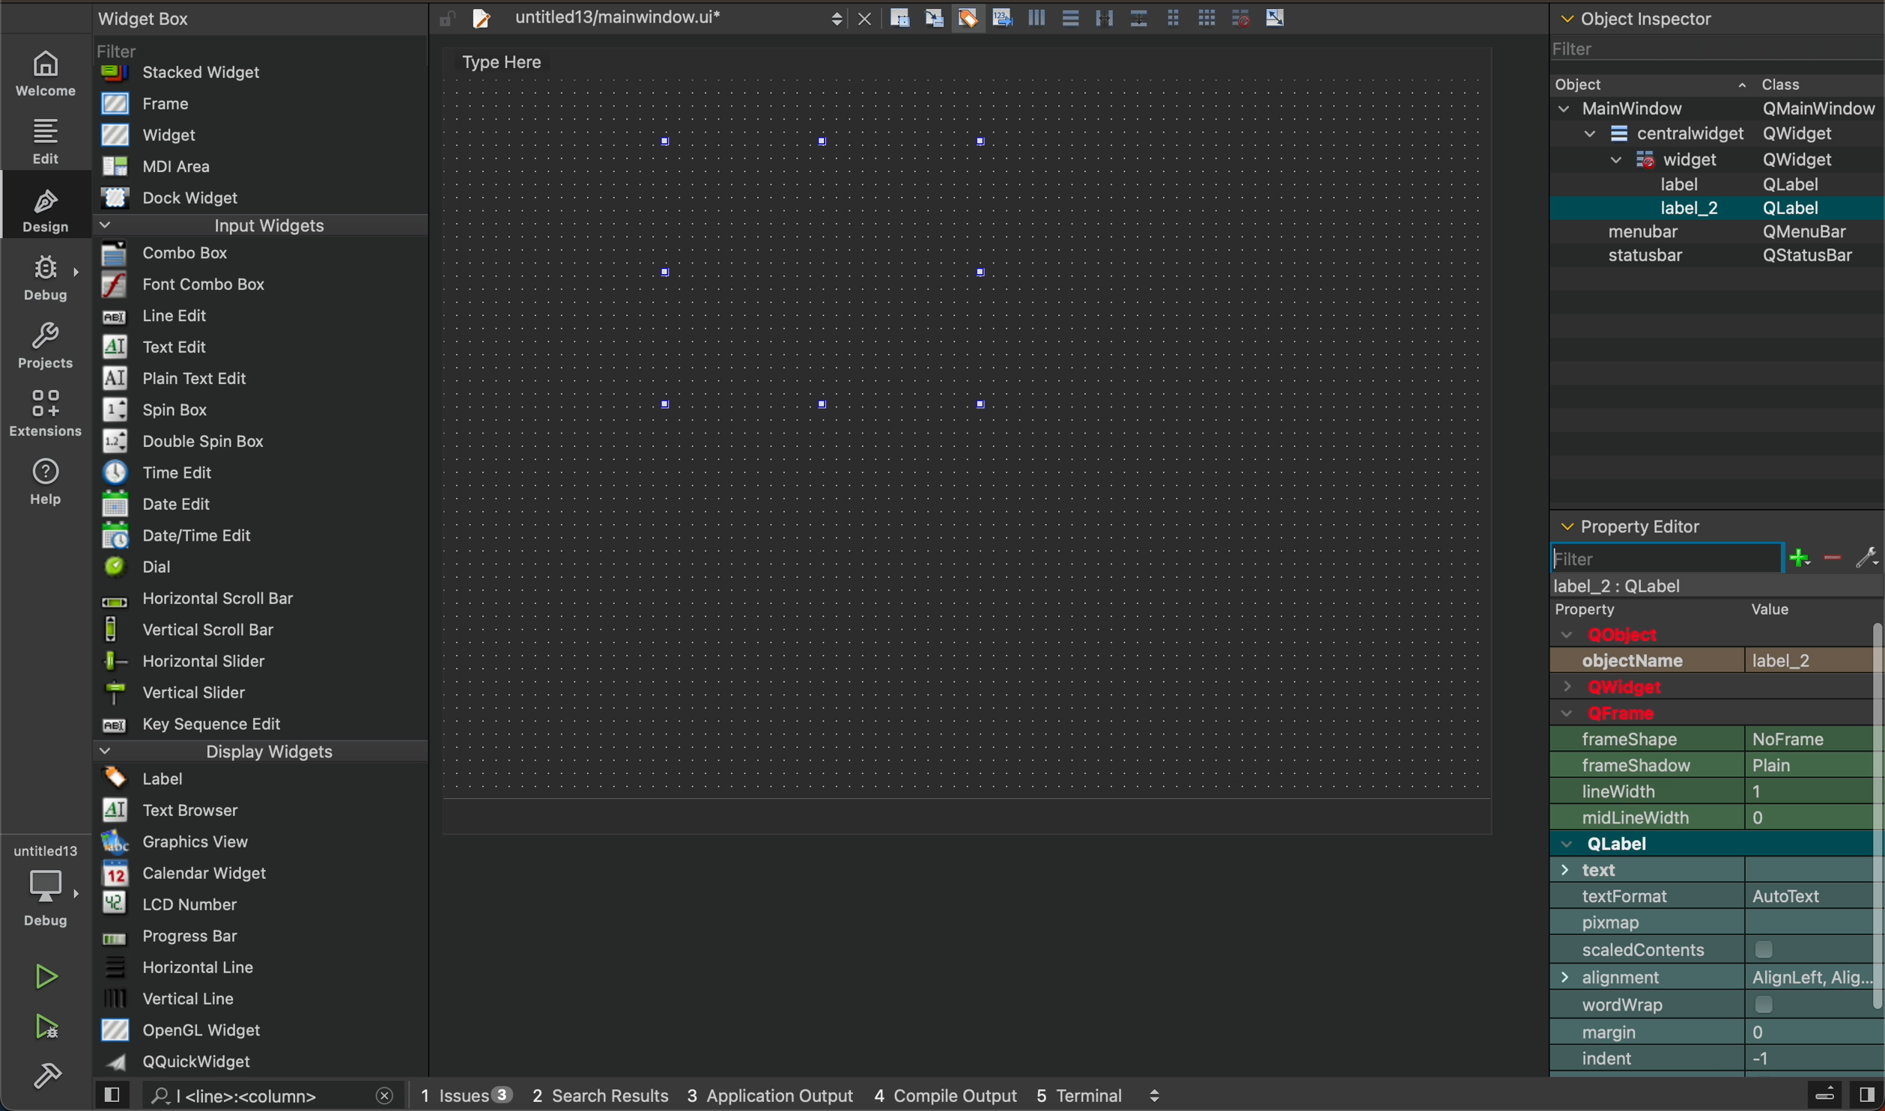 This screenshot has height=1111, width=1885. Describe the element at coordinates (1715, 949) in the screenshot. I see `` at that location.